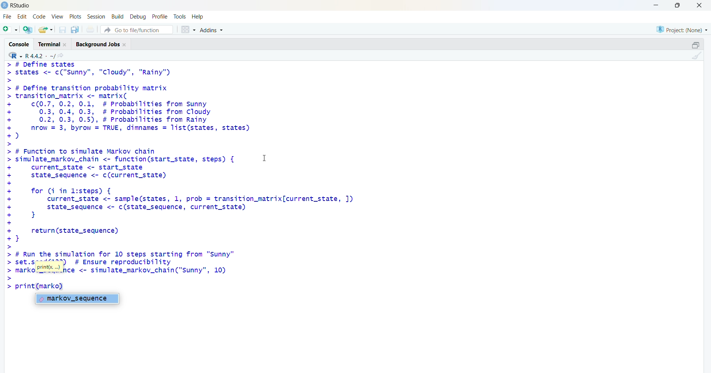 This screenshot has width=711, height=373. Describe the element at coordinates (676, 5) in the screenshot. I see `maximize` at that location.